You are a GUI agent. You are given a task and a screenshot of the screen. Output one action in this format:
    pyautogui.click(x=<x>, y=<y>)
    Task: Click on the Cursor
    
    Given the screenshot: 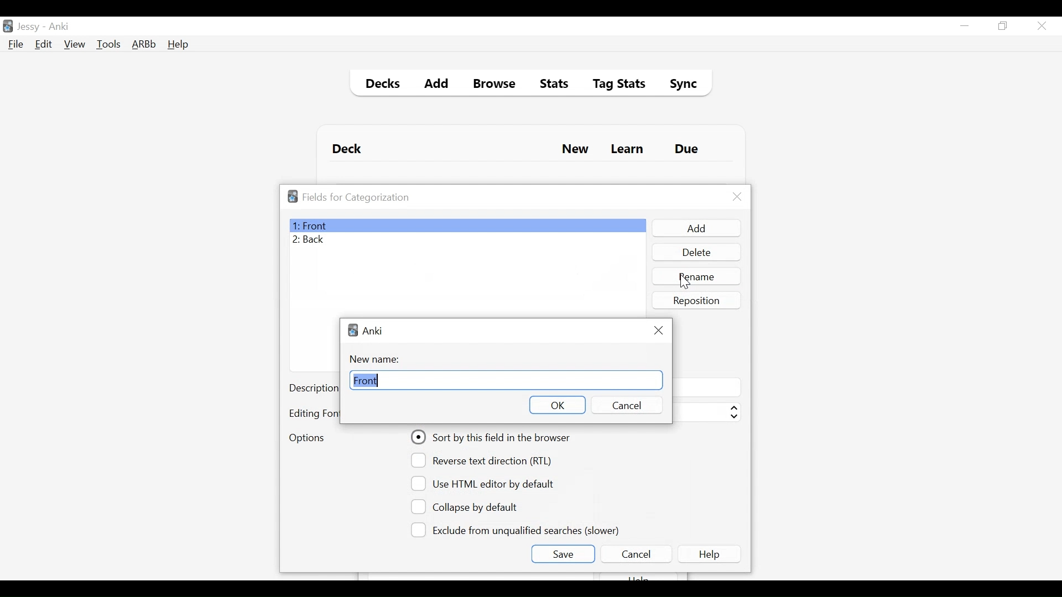 What is the action you would take?
    pyautogui.click(x=685, y=282)
    